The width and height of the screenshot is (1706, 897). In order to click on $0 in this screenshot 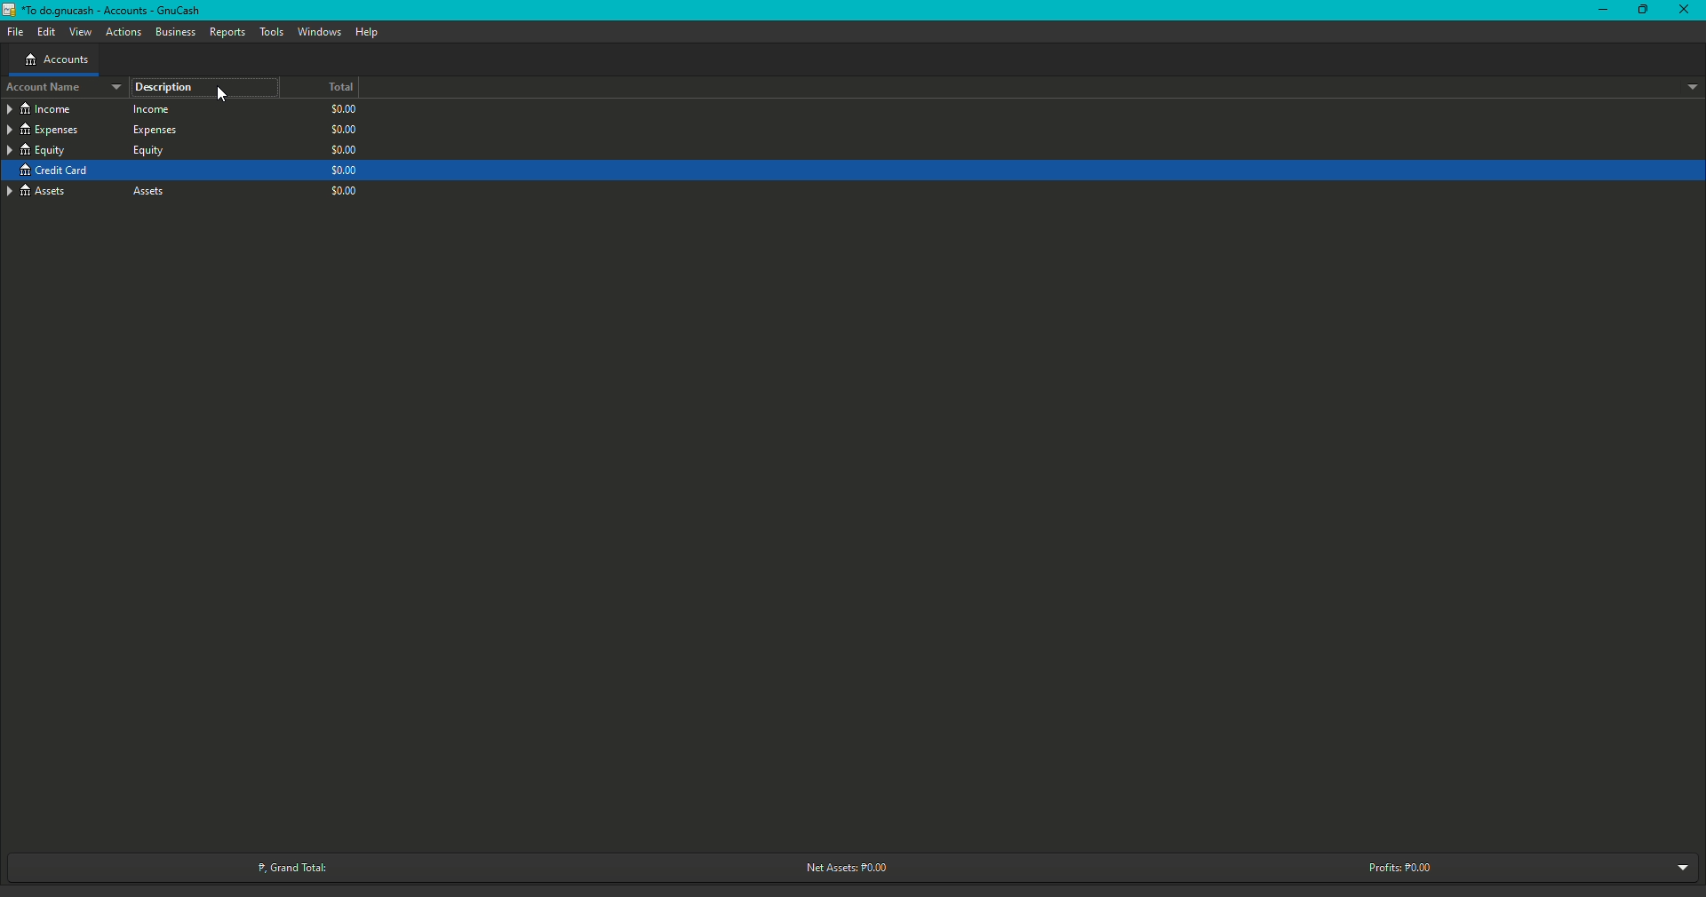, I will do `click(336, 152)`.